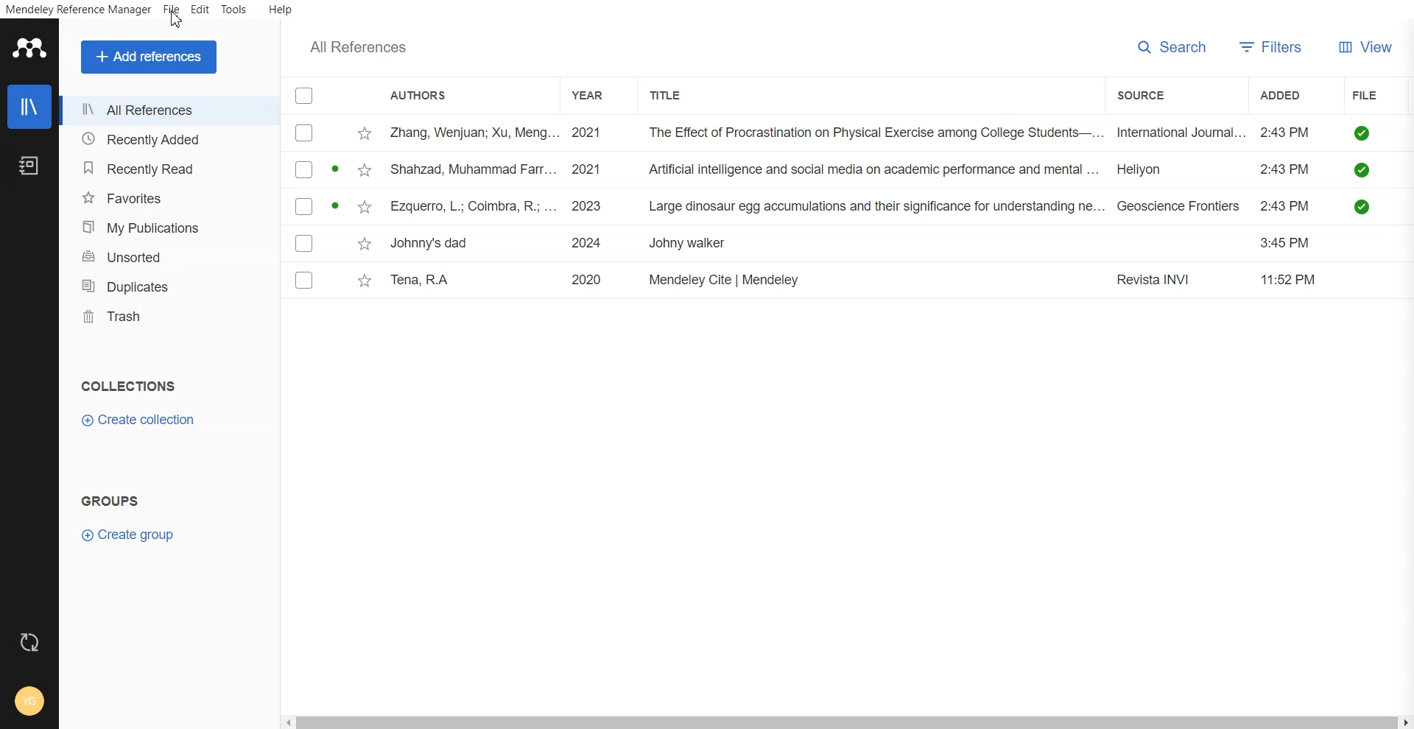  Describe the element at coordinates (876, 207) in the screenshot. I see `Large dinosaur egg accumulations and their significance for understanding ne...` at that location.